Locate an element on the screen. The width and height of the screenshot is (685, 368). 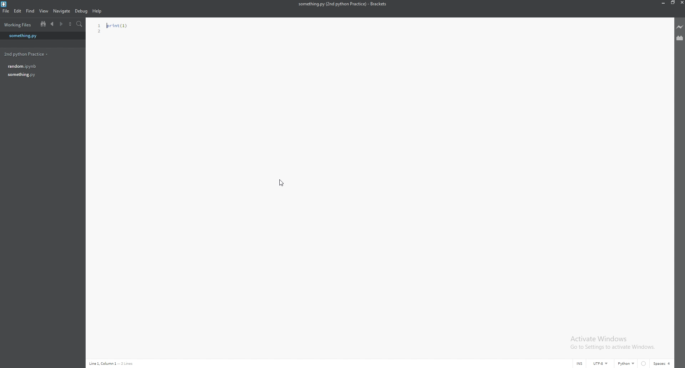
utf-8 is located at coordinates (601, 364).